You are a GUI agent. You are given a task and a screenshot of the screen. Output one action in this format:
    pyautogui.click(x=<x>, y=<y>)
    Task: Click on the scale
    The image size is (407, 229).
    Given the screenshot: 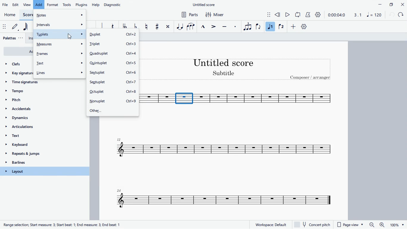 What is the action you would take?
    pyautogui.click(x=366, y=15)
    